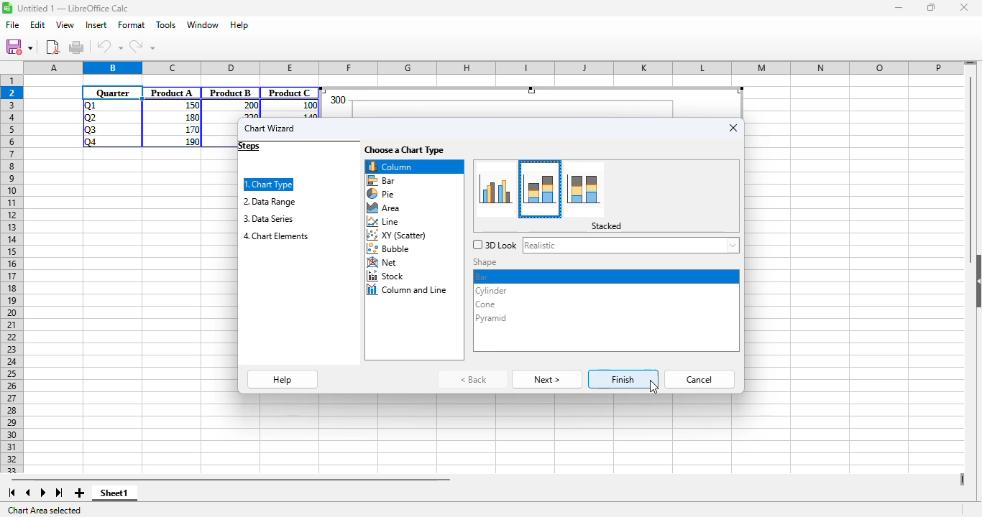  Describe the element at coordinates (474, 379) in the screenshot. I see `back` at that location.